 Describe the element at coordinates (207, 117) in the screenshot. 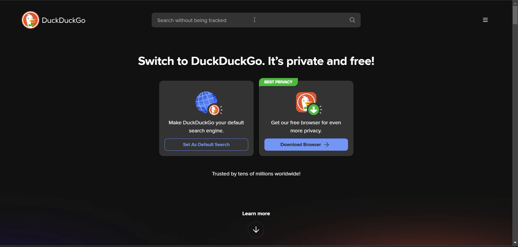

I see `Make DuckDuckGo your default
search engine.
Set As Default Search` at that location.